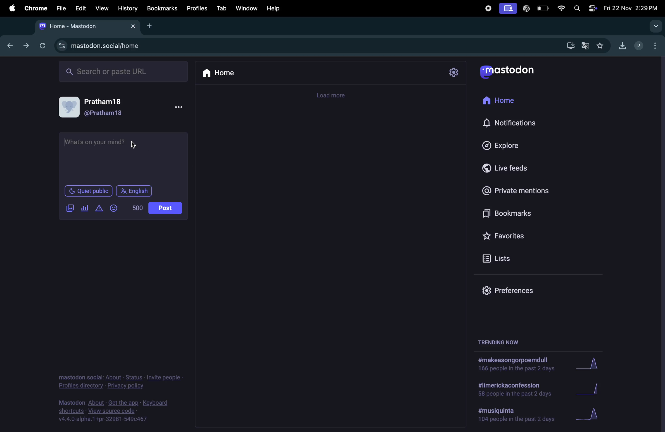 The width and height of the screenshot is (665, 432). Describe the element at coordinates (511, 291) in the screenshot. I see `prefrences` at that location.